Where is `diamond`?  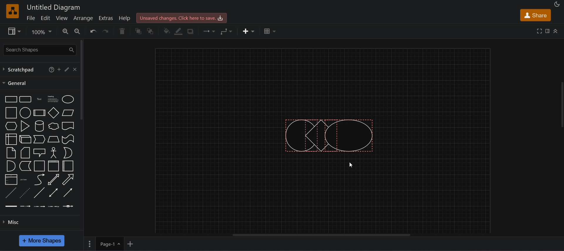 diamond is located at coordinates (54, 113).